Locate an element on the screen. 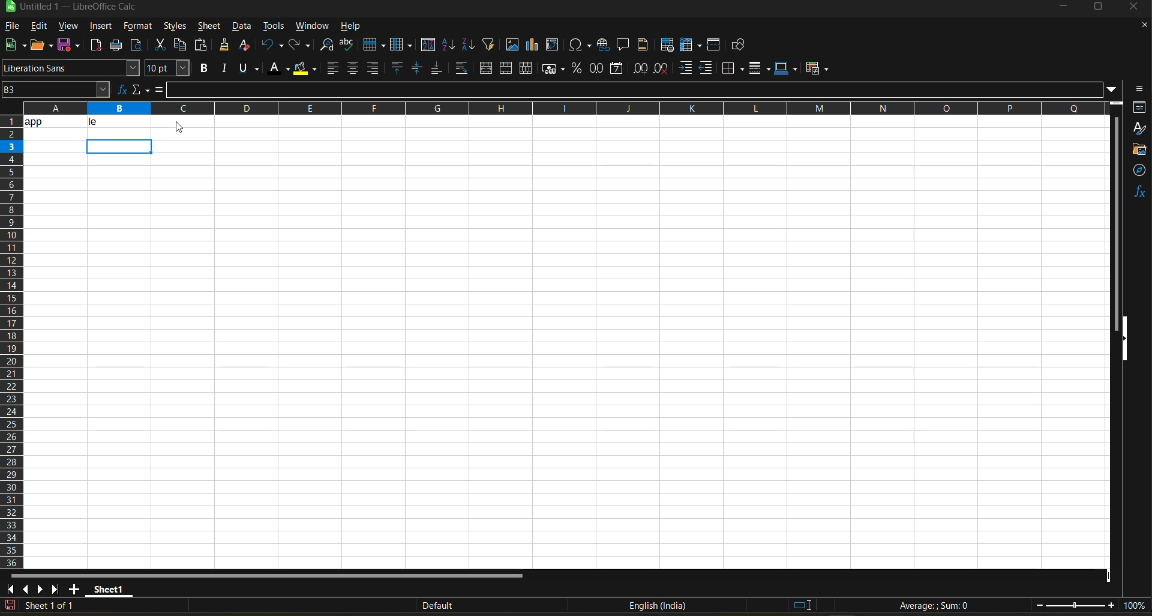  functions is located at coordinates (1139, 192).